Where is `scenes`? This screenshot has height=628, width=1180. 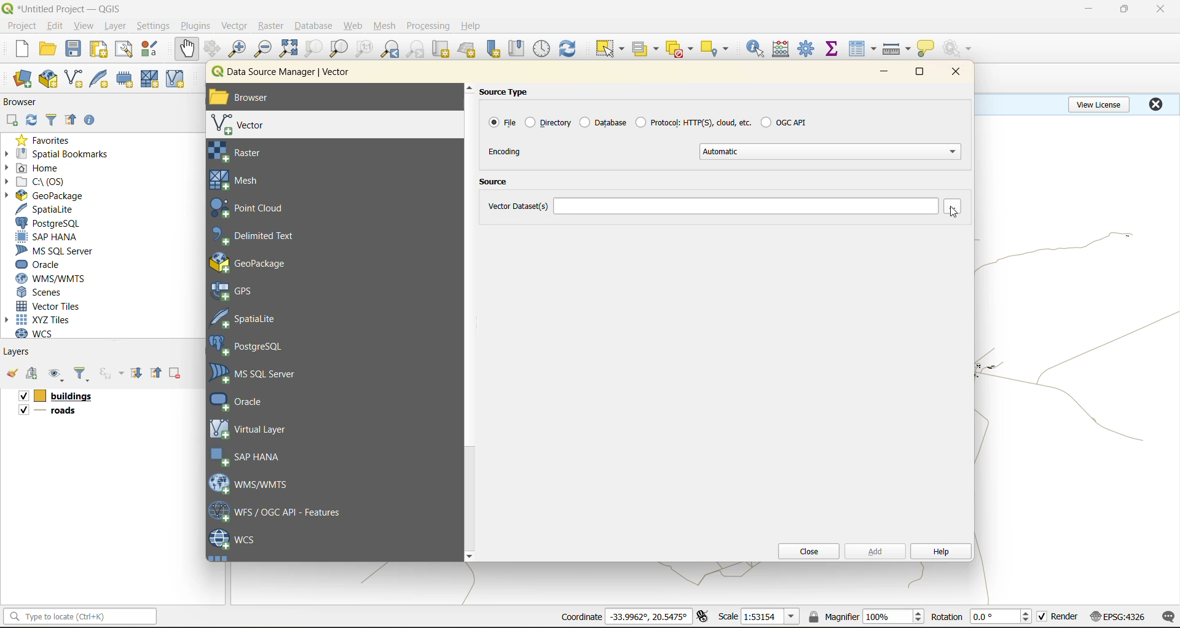 scenes is located at coordinates (41, 292).